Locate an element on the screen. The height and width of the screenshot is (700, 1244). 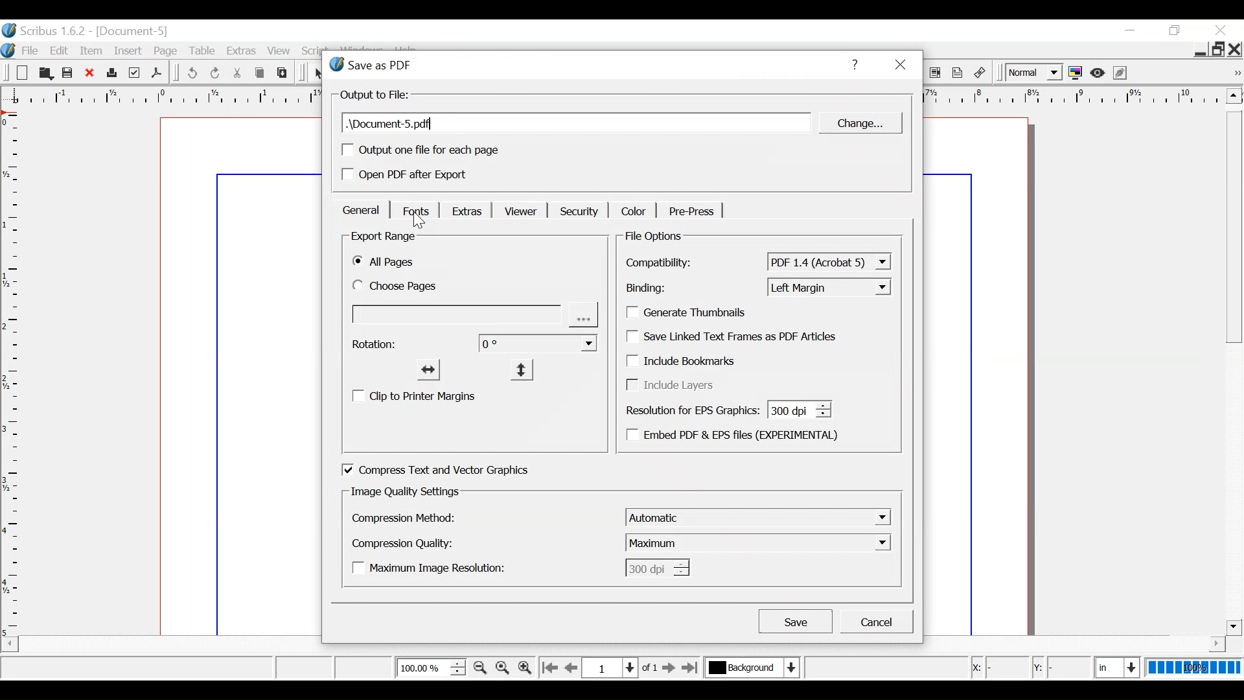
Compression method is located at coordinates (404, 518).